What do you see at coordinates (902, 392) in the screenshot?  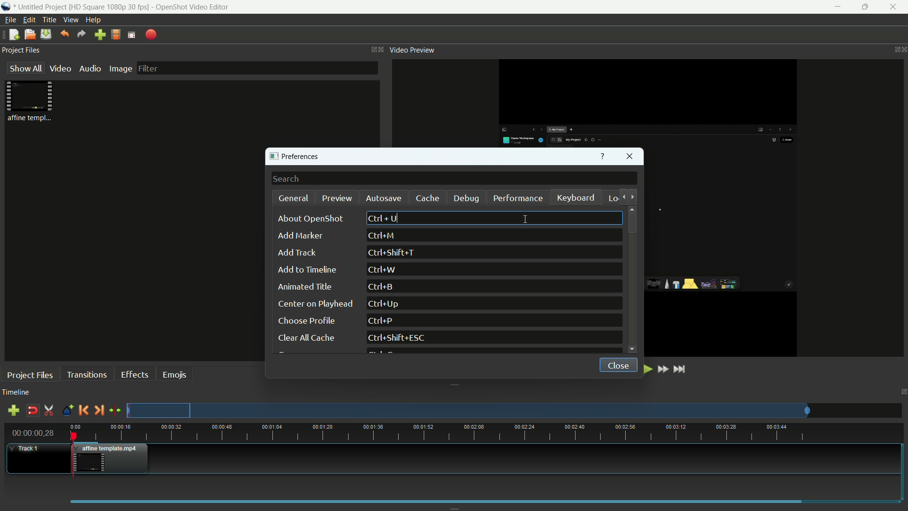 I see `close timeline` at bounding box center [902, 392].